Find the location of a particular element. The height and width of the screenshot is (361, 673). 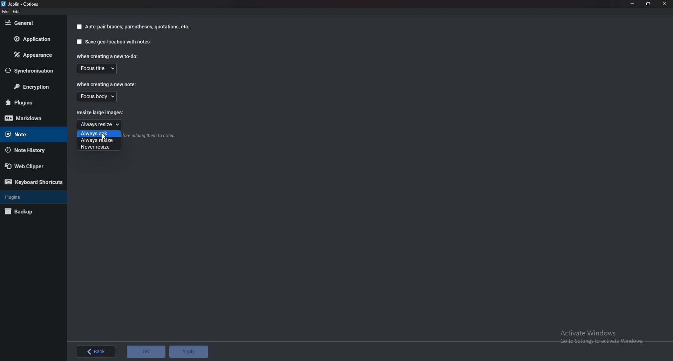

Minimize is located at coordinates (632, 4).